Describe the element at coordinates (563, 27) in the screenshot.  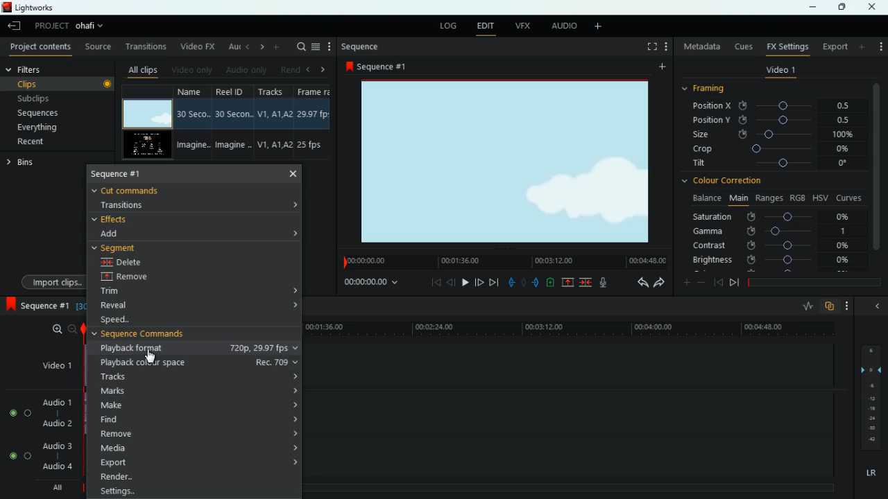
I see `audio` at that location.